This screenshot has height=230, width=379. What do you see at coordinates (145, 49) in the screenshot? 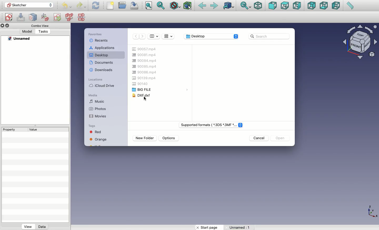
I see `90057.mp4` at bounding box center [145, 49].